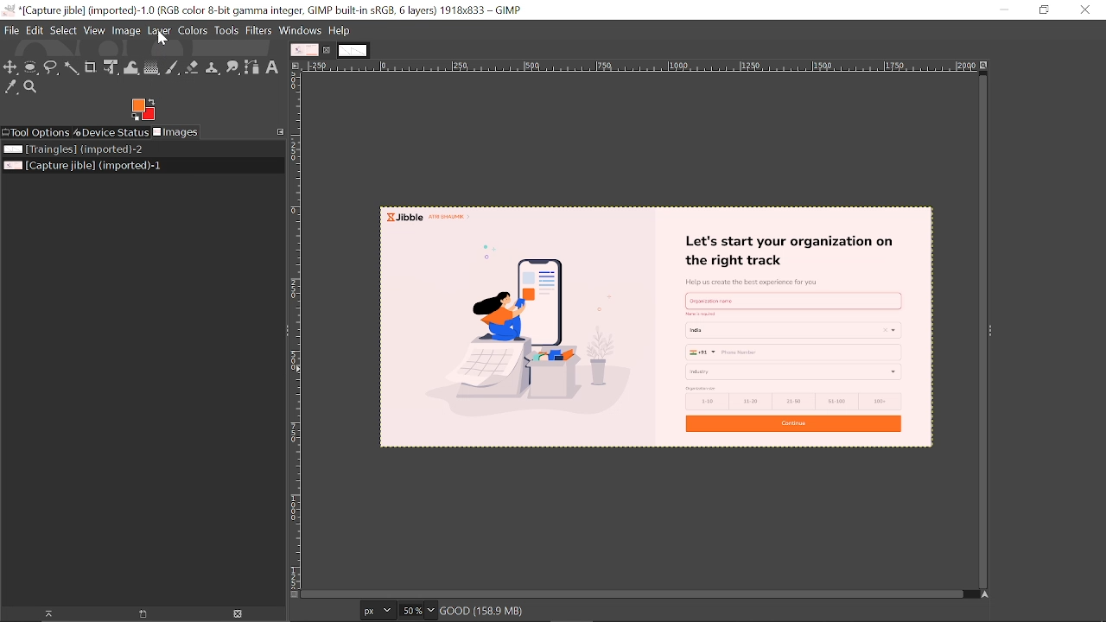  Describe the element at coordinates (340, 30) in the screenshot. I see `` at that location.